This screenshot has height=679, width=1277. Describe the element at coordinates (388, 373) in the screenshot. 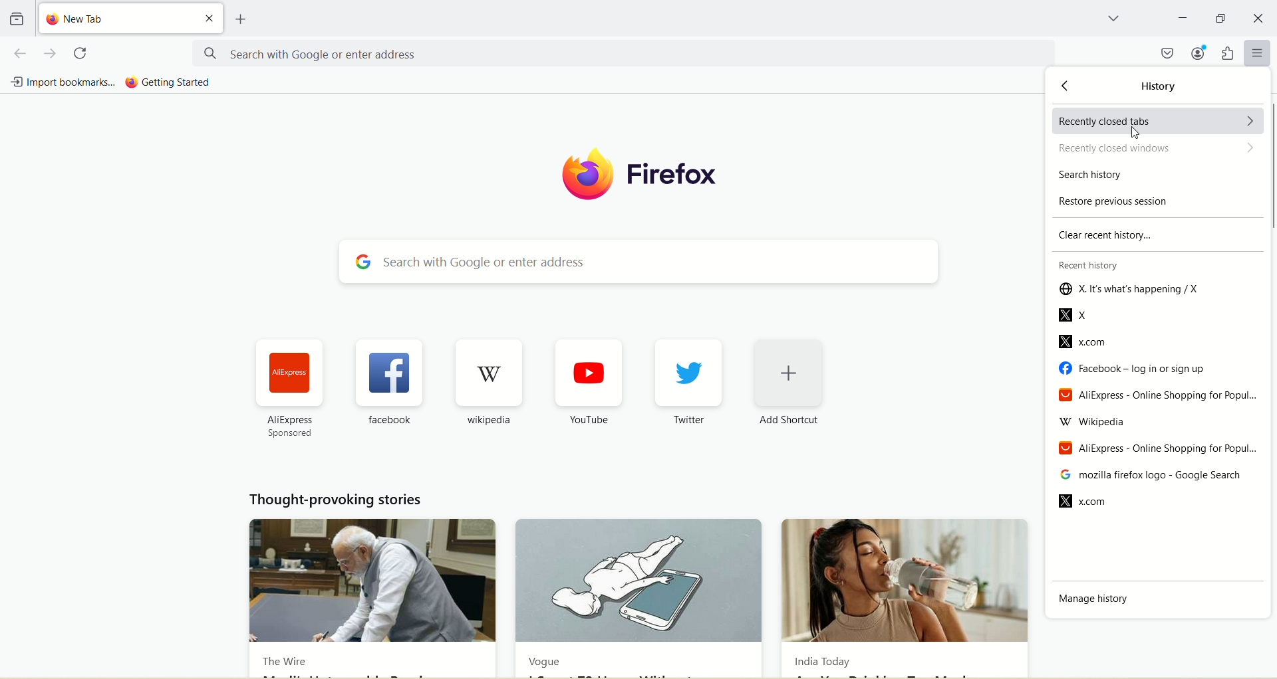

I see `facebook` at that location.